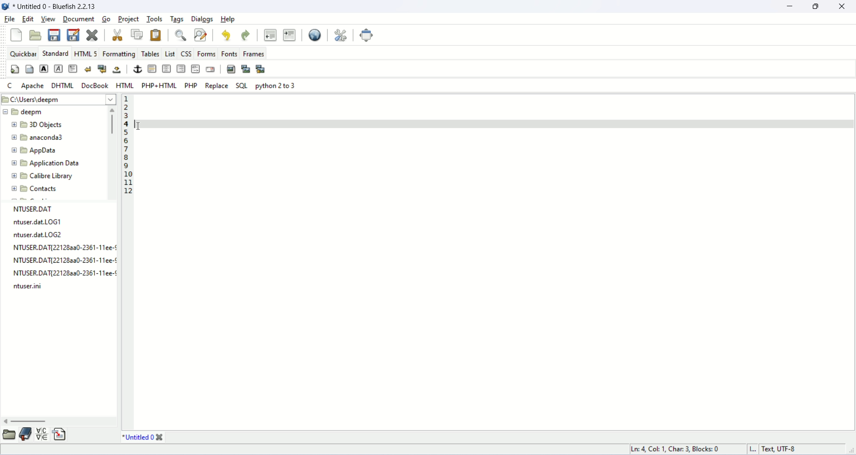 Image resolution: width=856 pixels, height=455 pixels. I want to click on right justify, so click(182, 70).